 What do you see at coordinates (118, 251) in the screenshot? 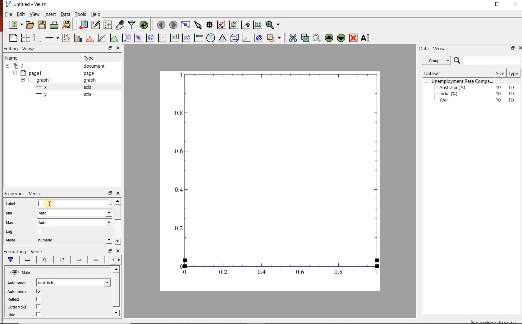
I see `close` at bounding box center [118, 251].